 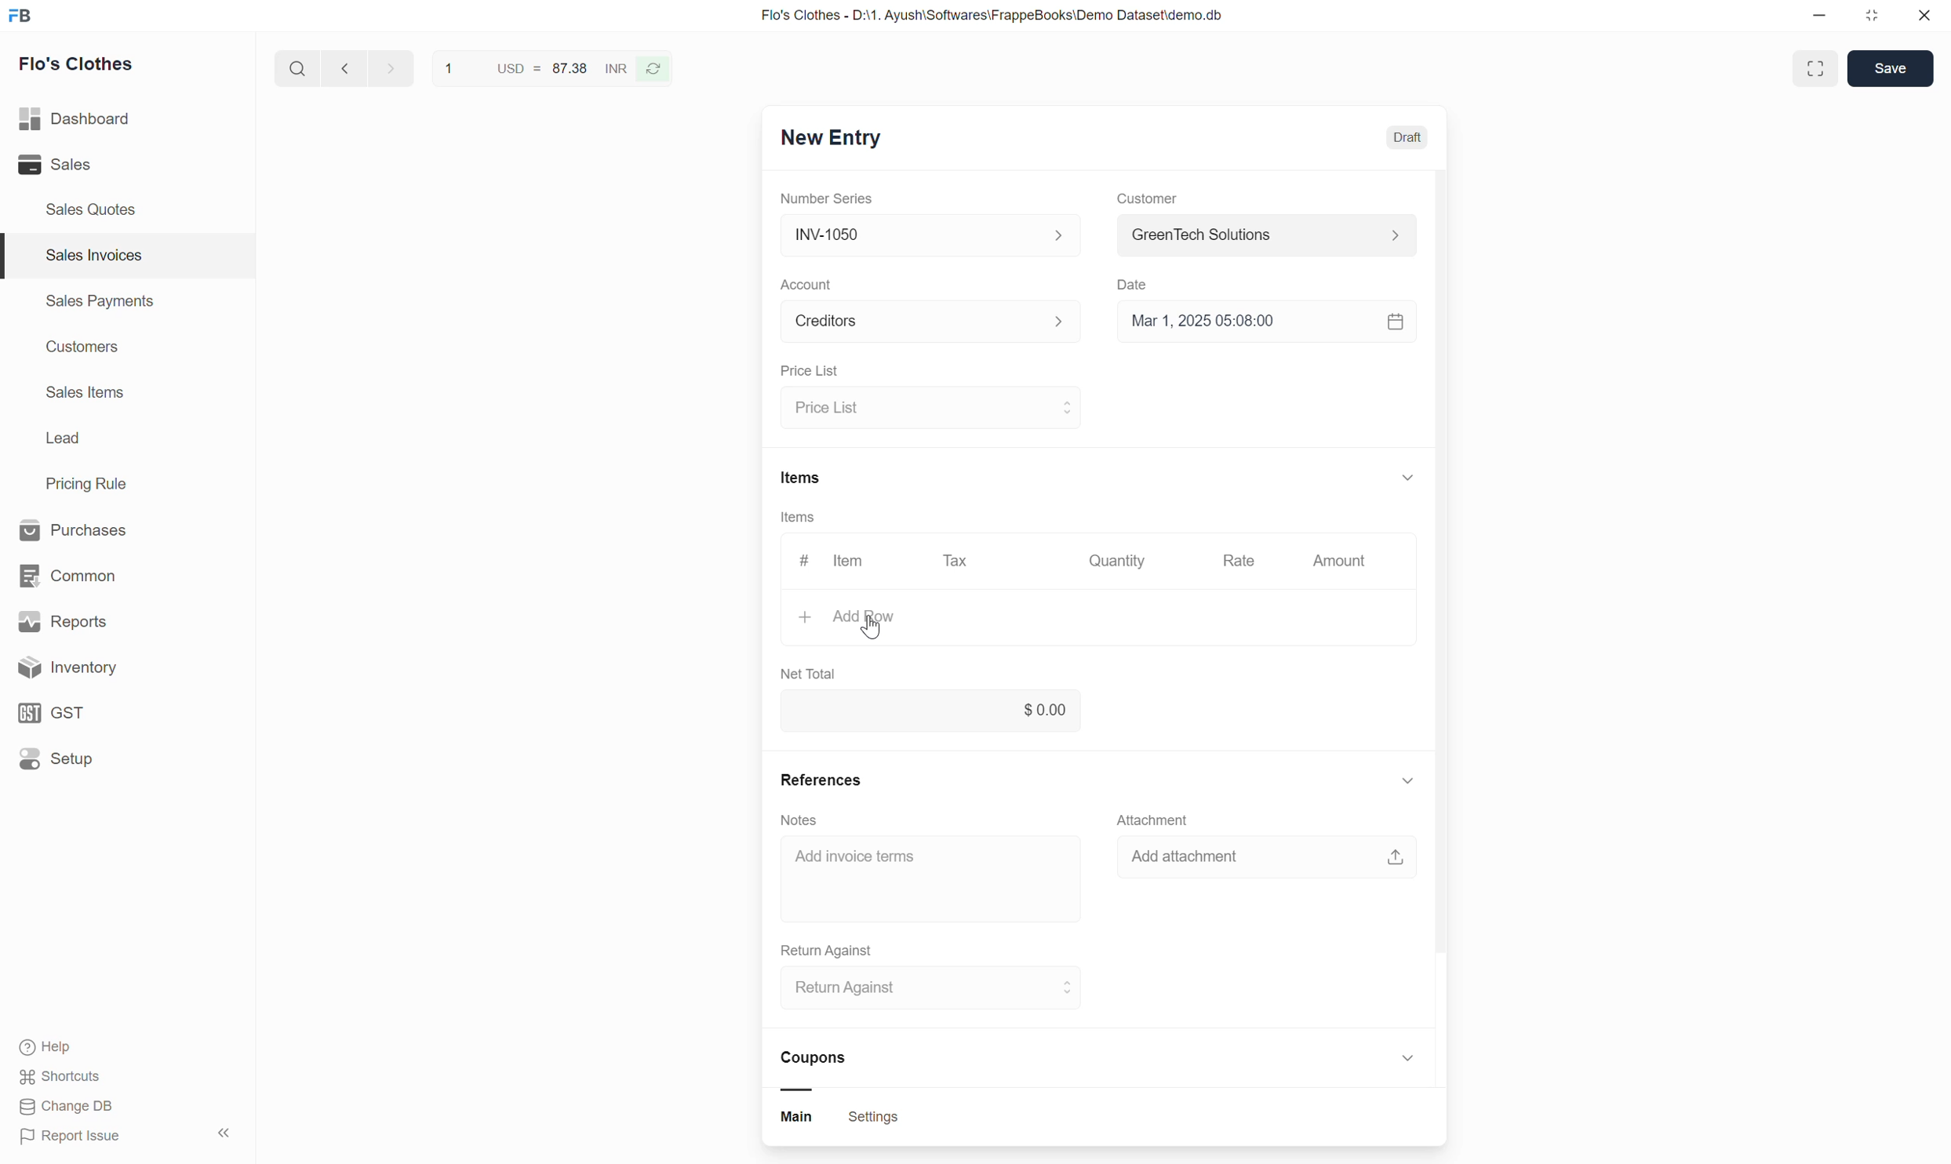 I want to click on Frappe Book logo, so click(x=25, y=17).